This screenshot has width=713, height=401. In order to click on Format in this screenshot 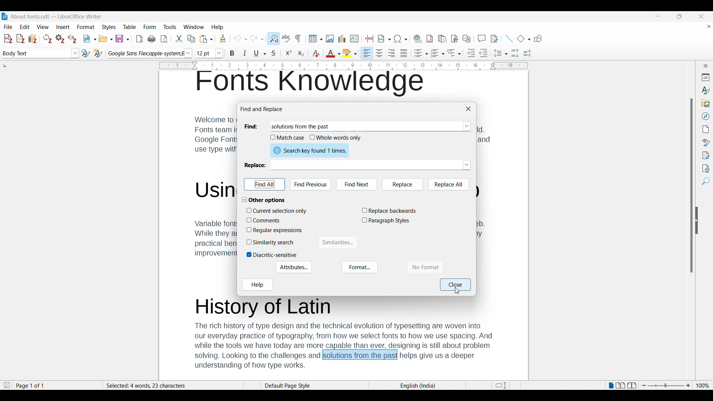, I will do `click(360, 267)`.